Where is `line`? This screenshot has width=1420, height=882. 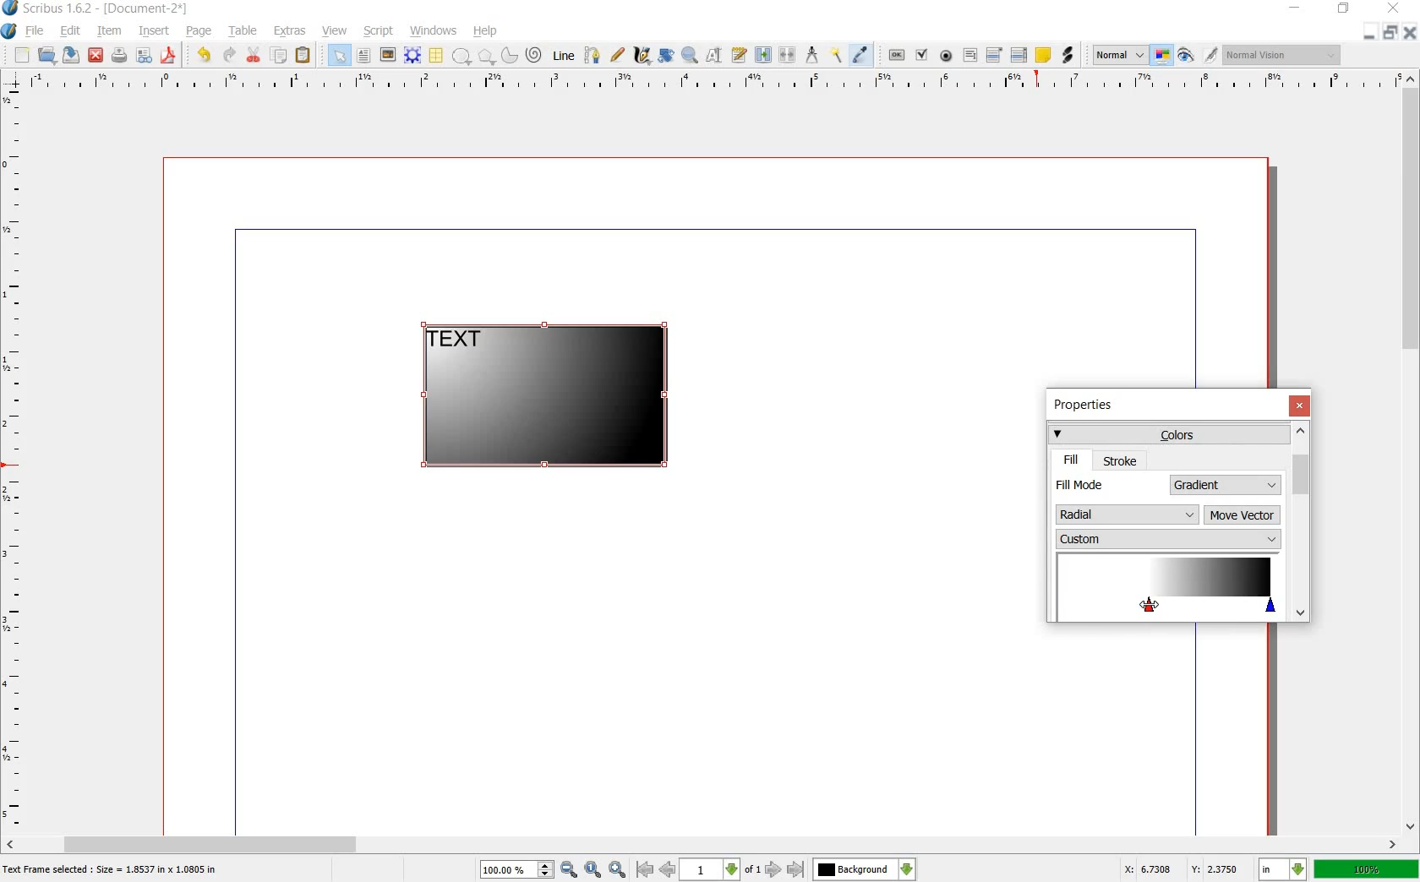
line is located at coordinates (565, 57).